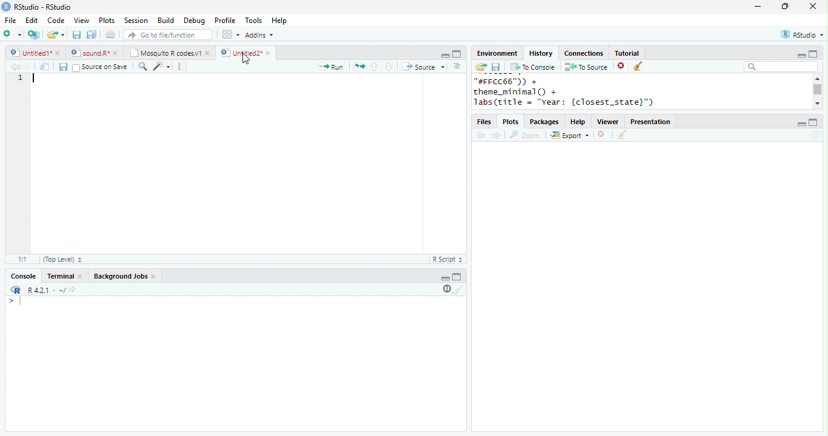  What do you see at coordinates (43, 7) in the screenshot?
I see `RStudio-RStudio` at bounding box center [43, 7].